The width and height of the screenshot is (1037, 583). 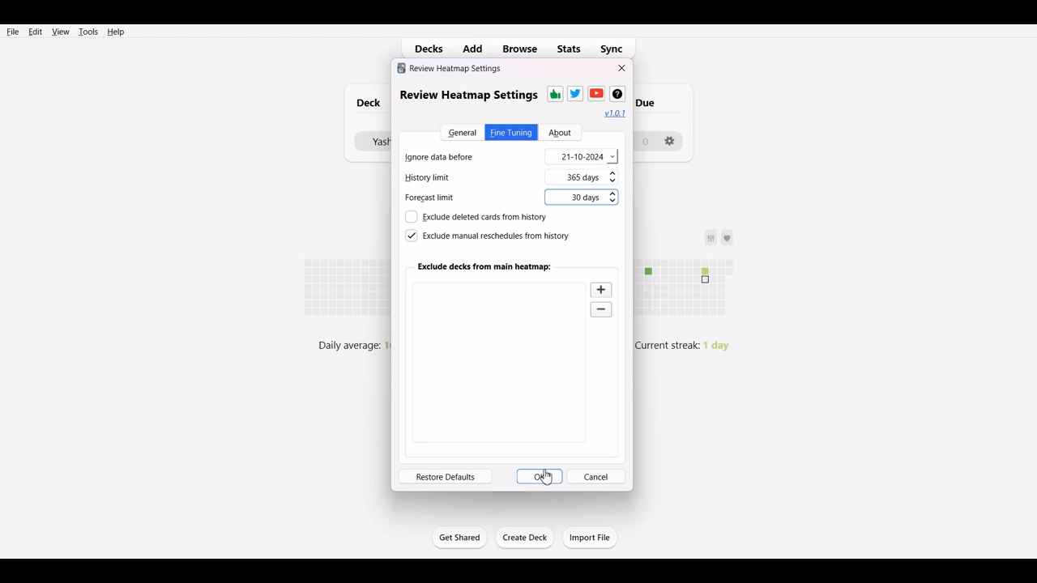 I want to click on Fine Tuning, so click(x=511, y=132).